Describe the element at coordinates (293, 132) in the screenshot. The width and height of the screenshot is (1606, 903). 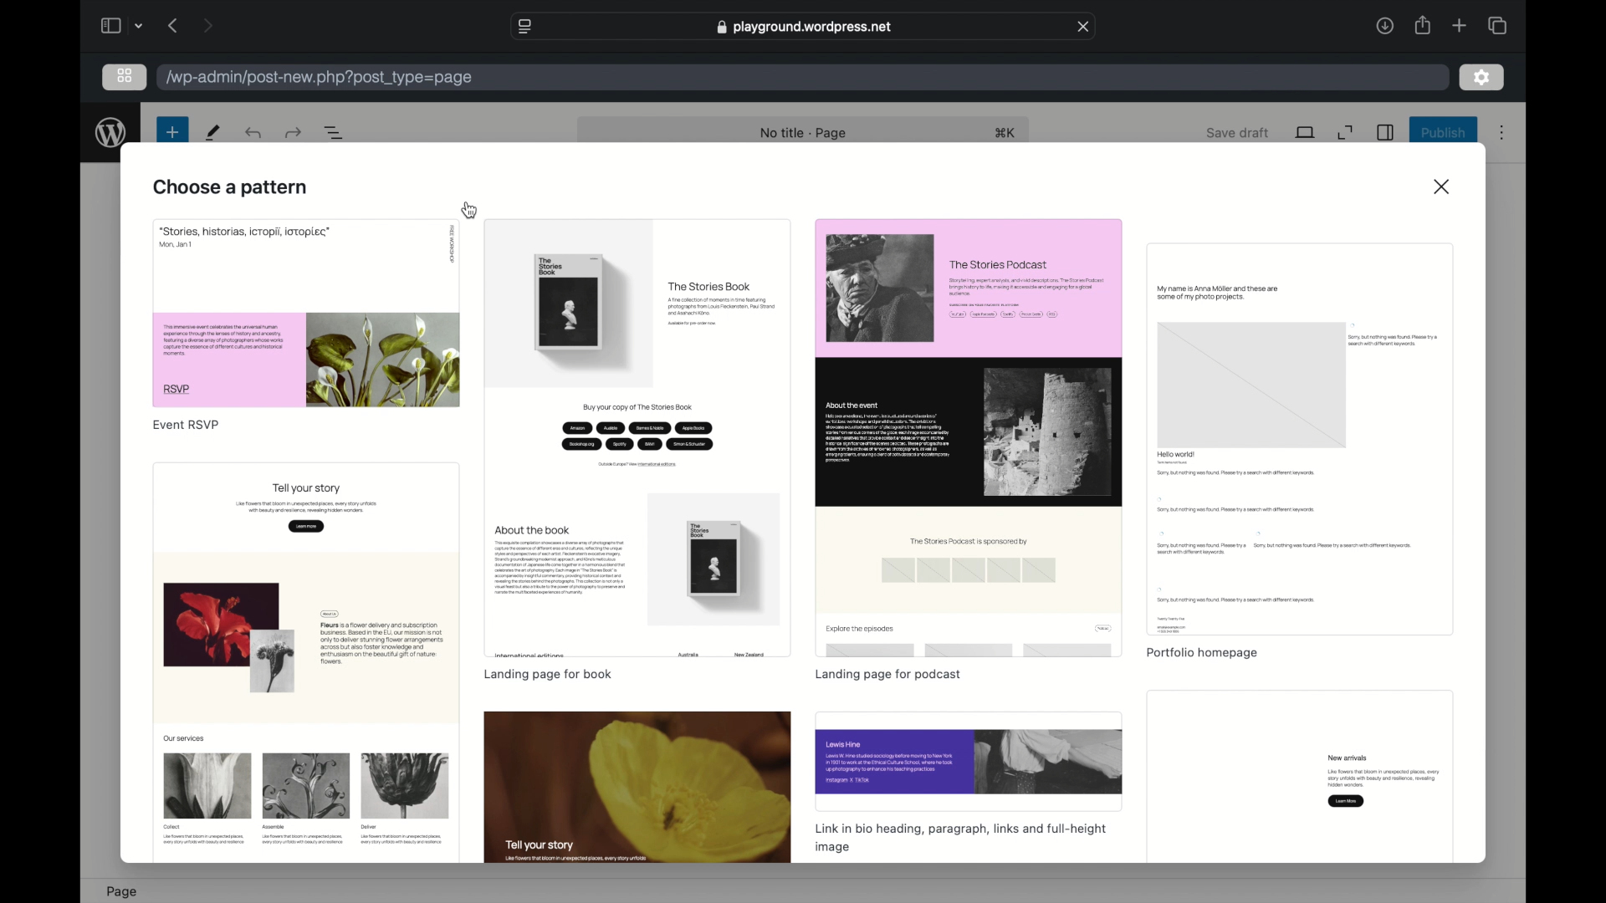
I see `undo` at that location.